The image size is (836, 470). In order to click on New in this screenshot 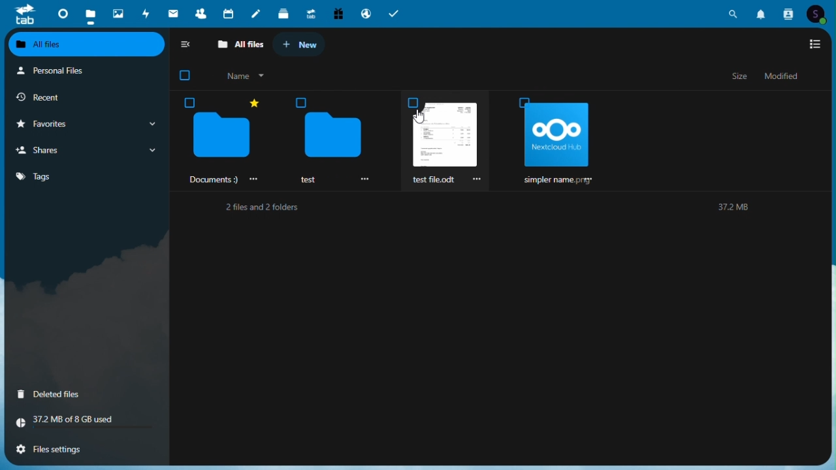, I will do `click(304, 43)`.